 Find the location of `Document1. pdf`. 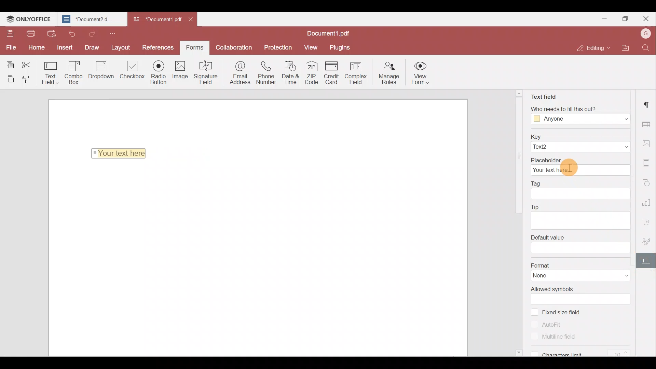

Document1. pdf is located at coordinates (156, 19).